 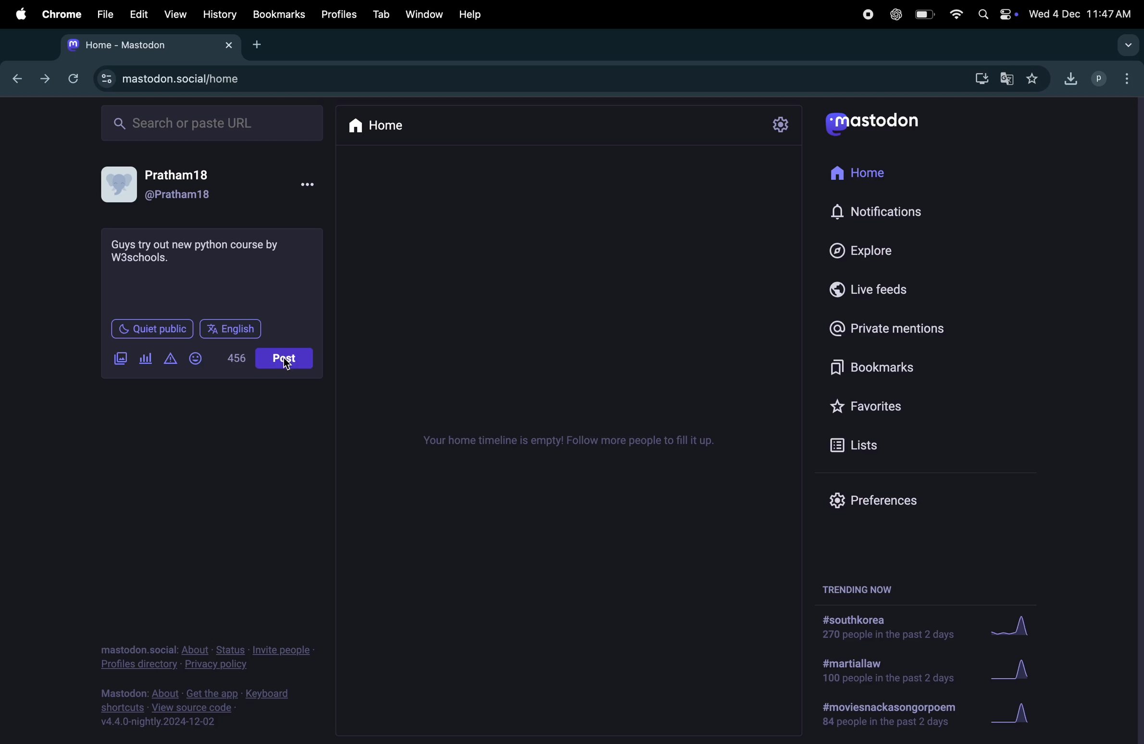 I want to click on File, so click(x=102, y=14).